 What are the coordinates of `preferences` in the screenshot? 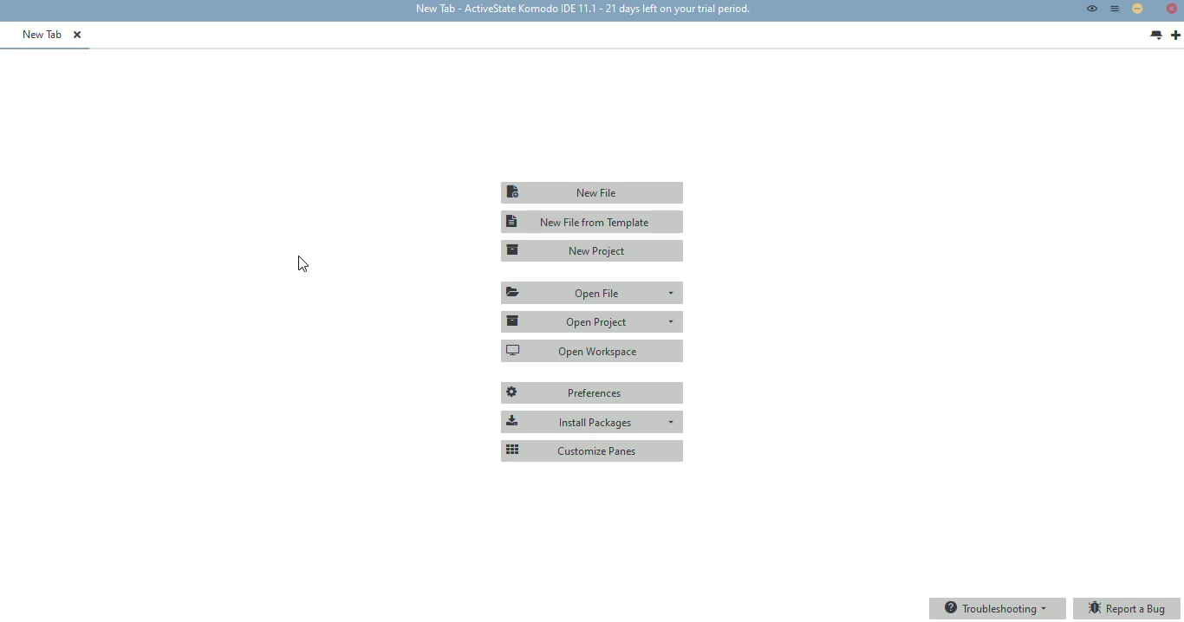 It's located at (592, 393).